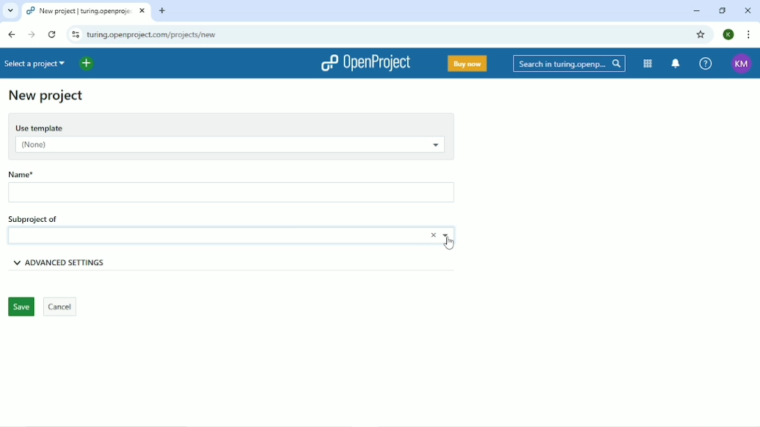 This screenshot has width=760, height=427. Describe the element at coordinates (46, 97) in the screenshot. I see `New project` at that location.